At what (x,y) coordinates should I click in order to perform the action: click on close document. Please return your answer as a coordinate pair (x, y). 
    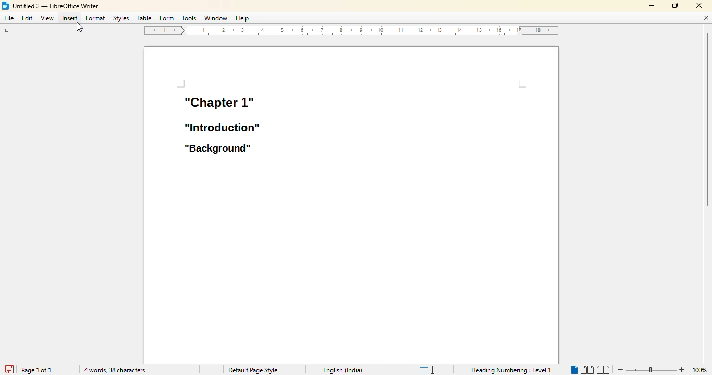
    Looking at the image, I should click on (706, 18).